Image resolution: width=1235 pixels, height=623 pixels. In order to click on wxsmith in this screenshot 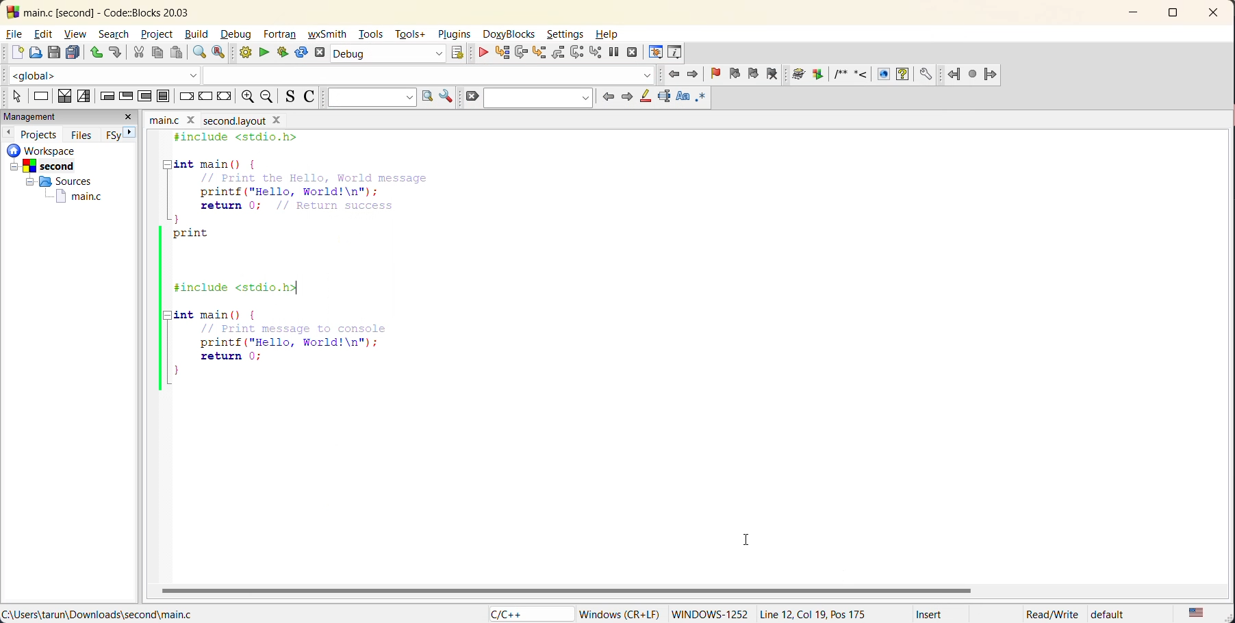, I will do `click(328, 35)`.